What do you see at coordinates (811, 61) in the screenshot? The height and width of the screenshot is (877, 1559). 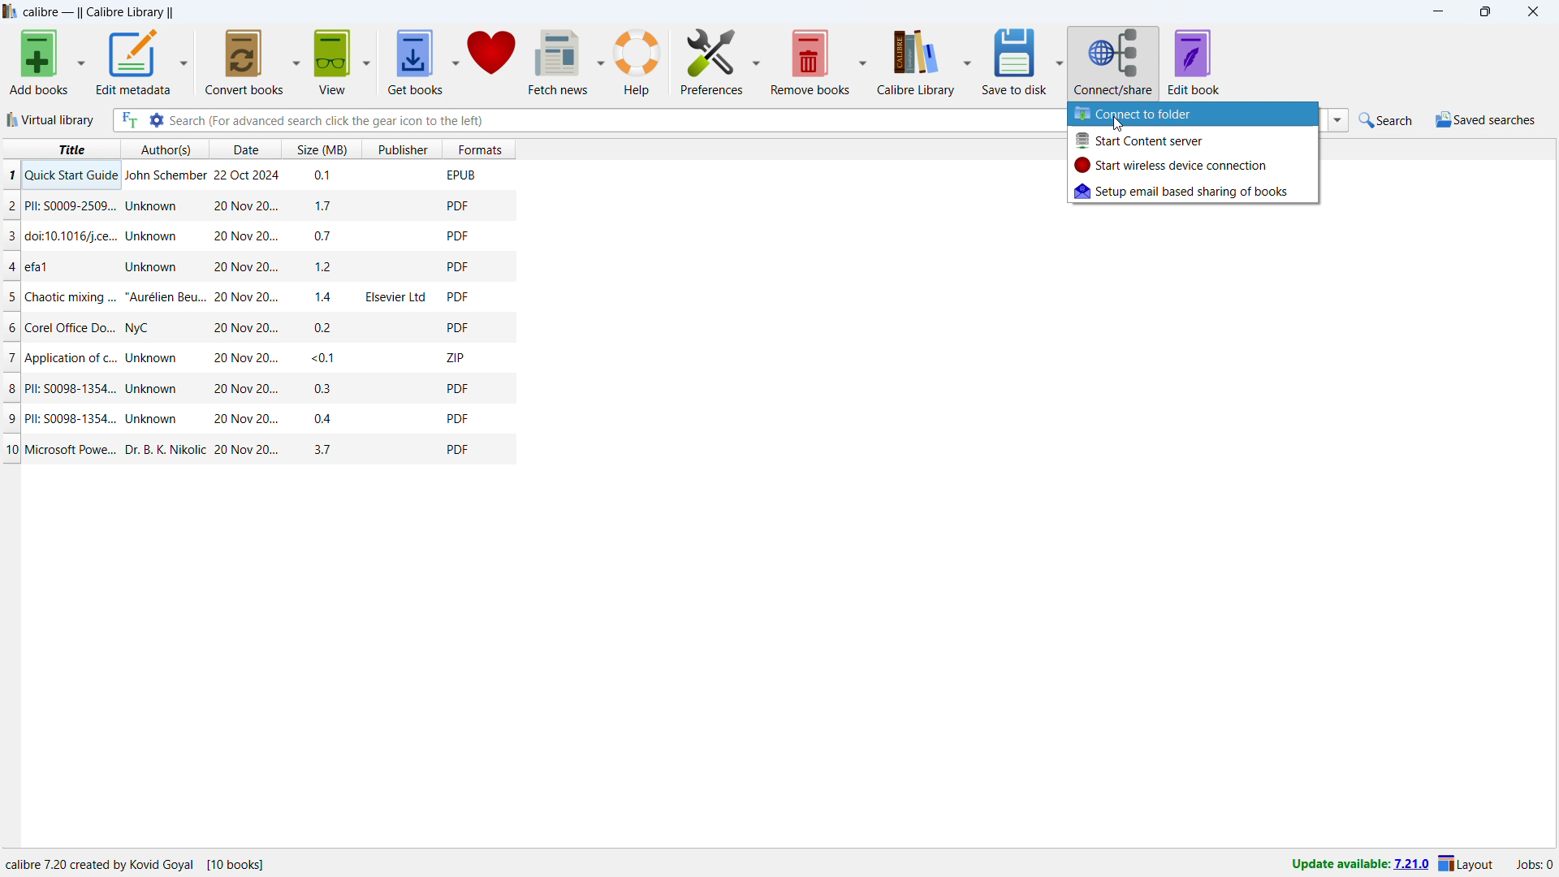 I see `remove books` at bounding box center [811, 61].